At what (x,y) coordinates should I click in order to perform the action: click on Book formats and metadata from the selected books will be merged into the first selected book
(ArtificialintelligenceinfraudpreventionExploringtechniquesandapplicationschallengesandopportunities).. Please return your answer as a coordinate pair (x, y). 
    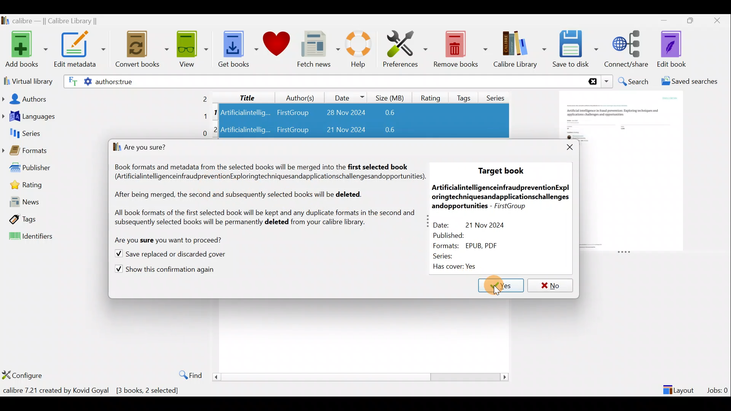
    Looking at the image, I should click on (268, 171).